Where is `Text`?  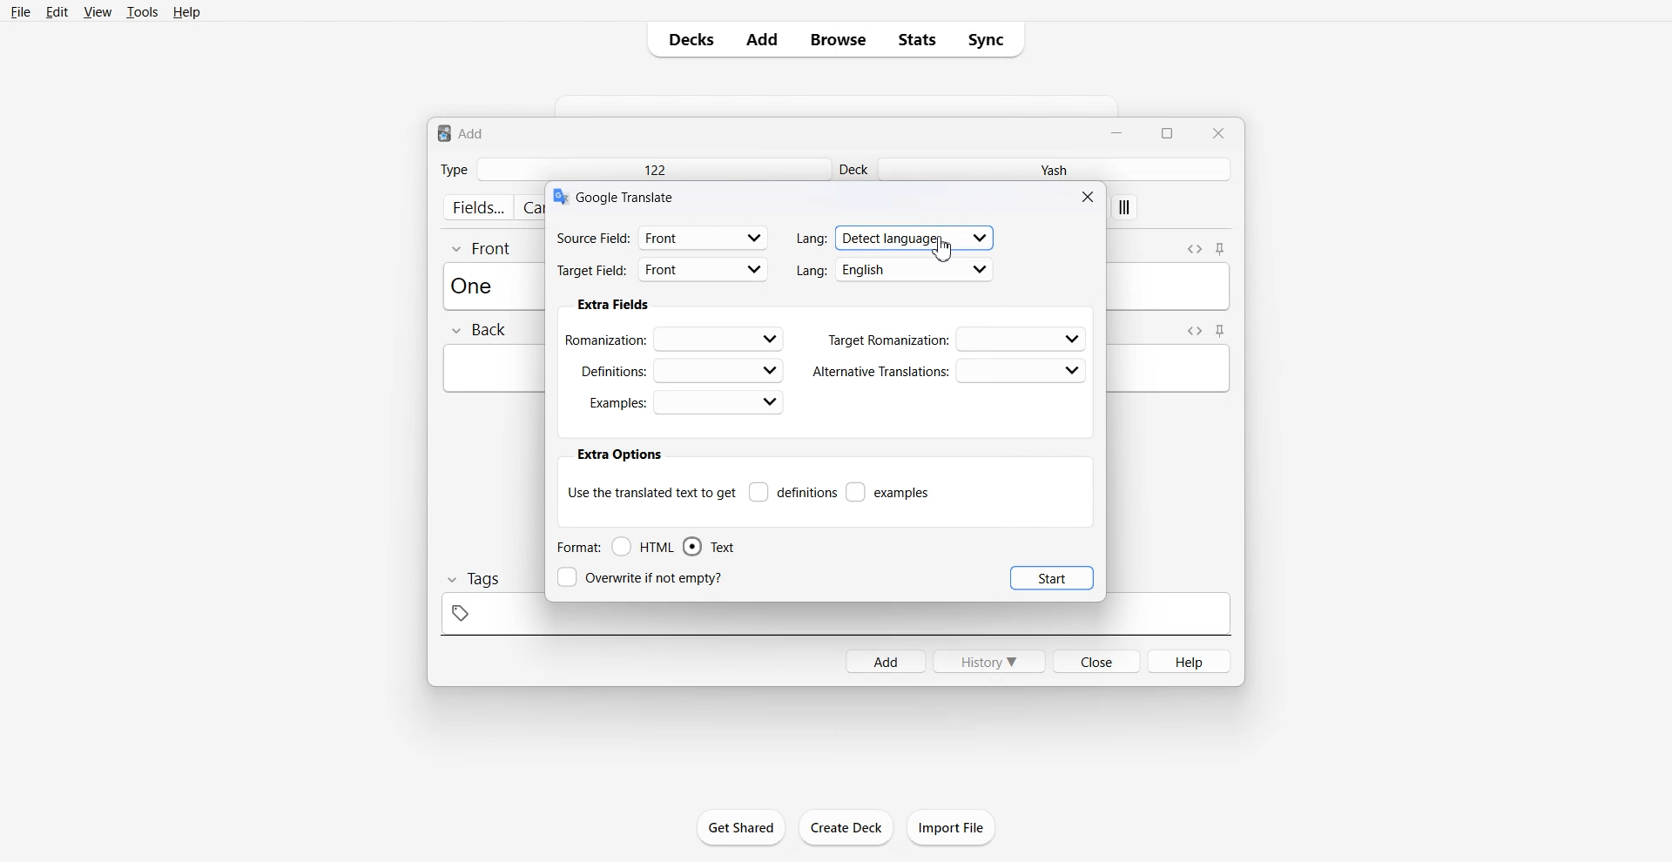
Text is located at coordinates (477, 285).